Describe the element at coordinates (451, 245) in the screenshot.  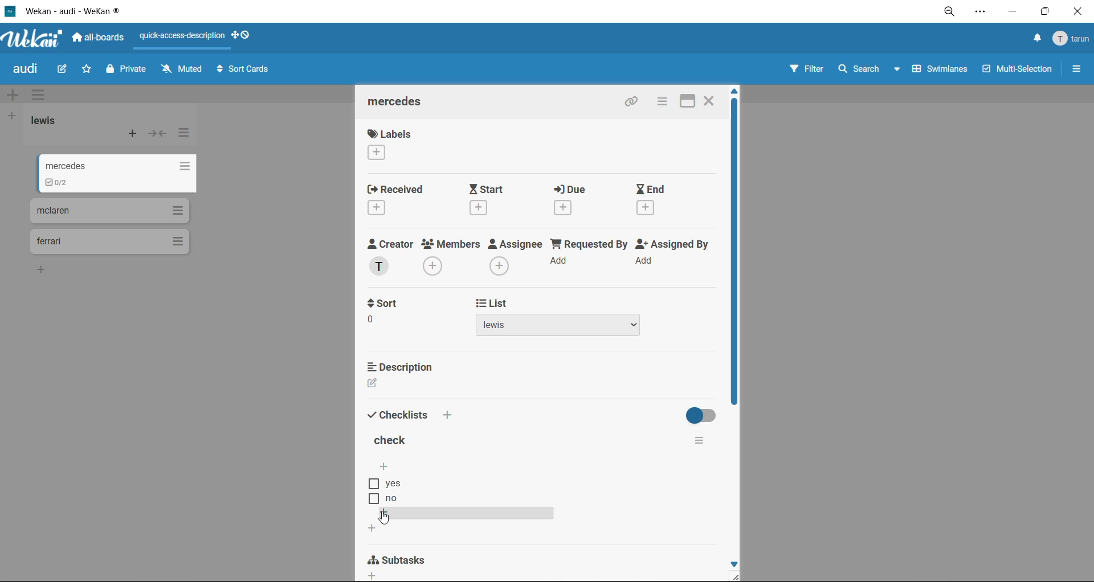
I see `members` at that location.